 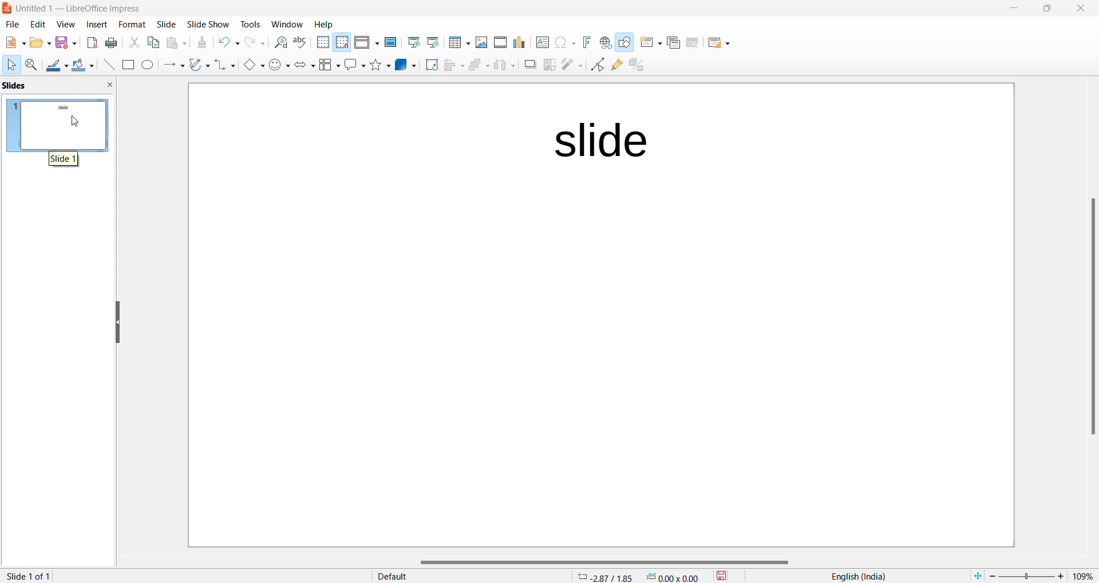 I want to click on view, so click(x=64, y=25).